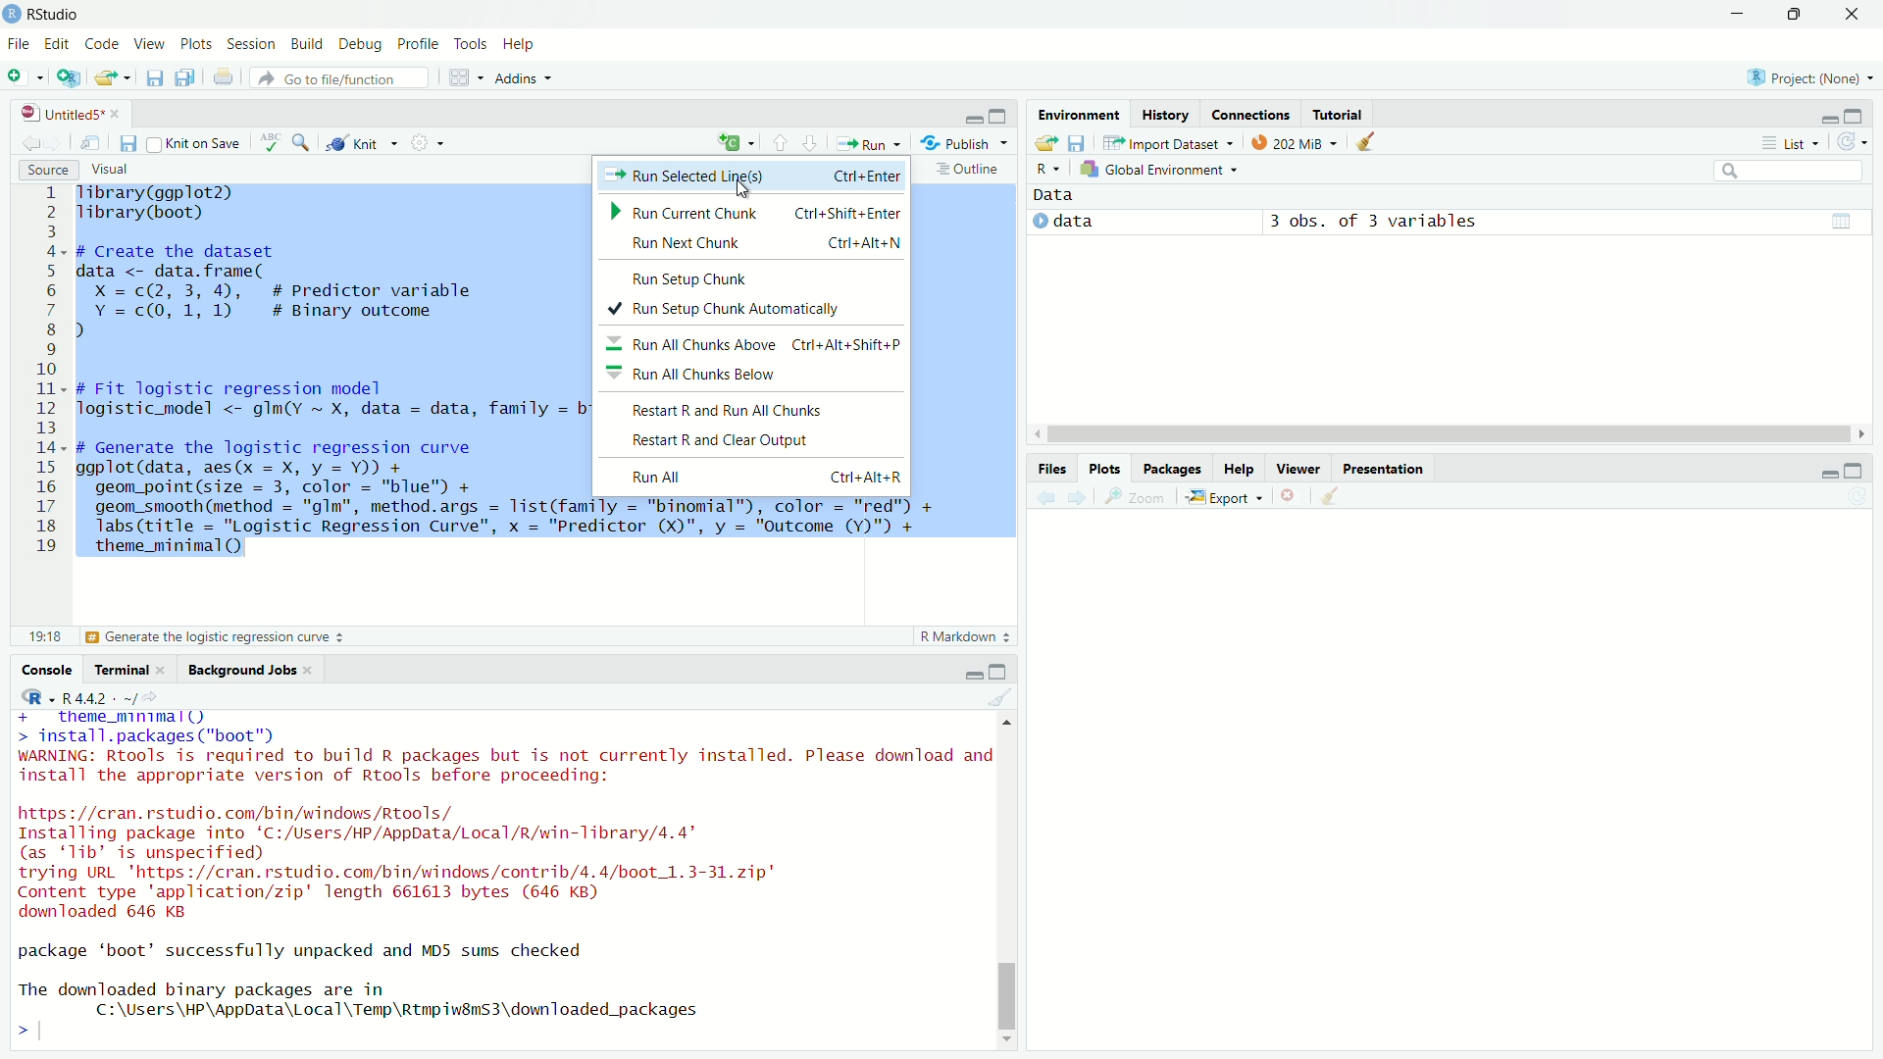 This screenshot has height=1059, width=1883. I want to click on Restart R and Clear Output, so click(750, 440).